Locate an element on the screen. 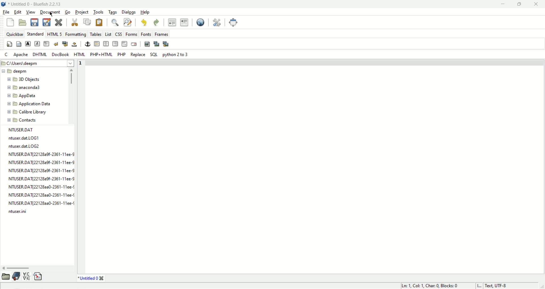 This screenshot has width=545, height=289. folder name is located at coordinates (19, 71).